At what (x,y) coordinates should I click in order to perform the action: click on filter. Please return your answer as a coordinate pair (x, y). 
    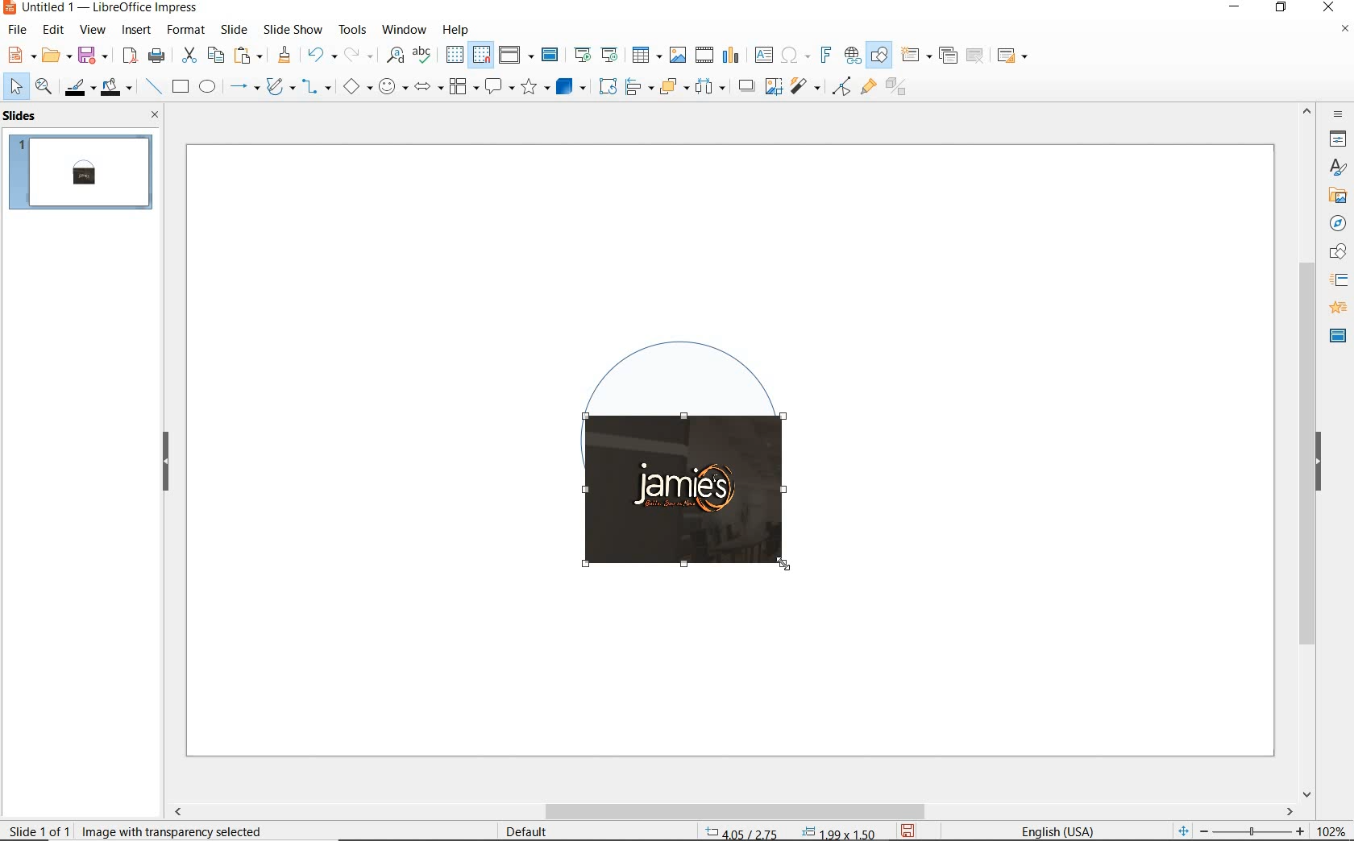
    Looking at the image, I should click on (841, 84).